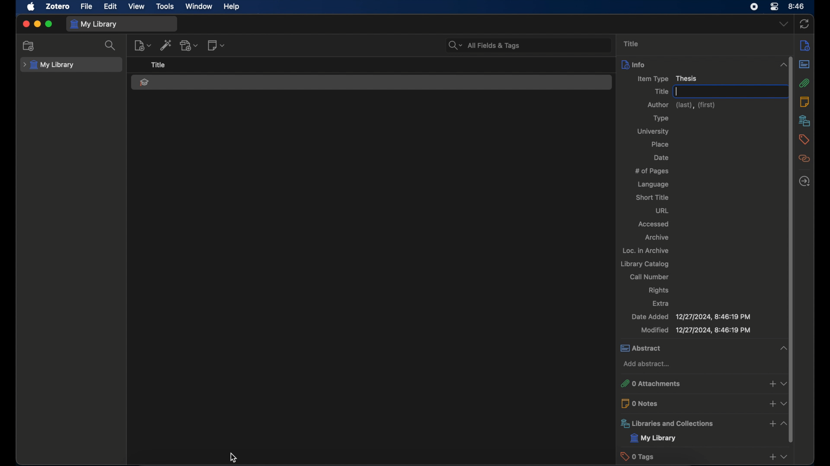 The width and height of the screenshot is (830, 466). What do you see at coordinates (539, 45) in the screenshot?
I see `search bar input` at bounding box center [539, 45].